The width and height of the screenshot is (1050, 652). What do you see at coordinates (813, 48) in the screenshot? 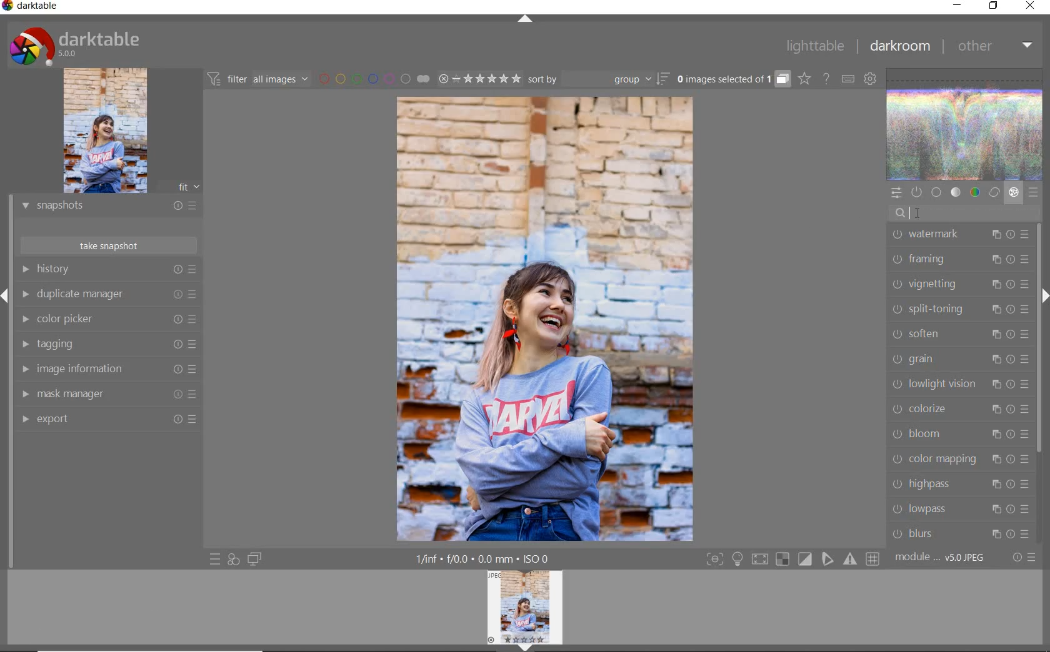
I see `lighttable` at bounding box center [813, 48].